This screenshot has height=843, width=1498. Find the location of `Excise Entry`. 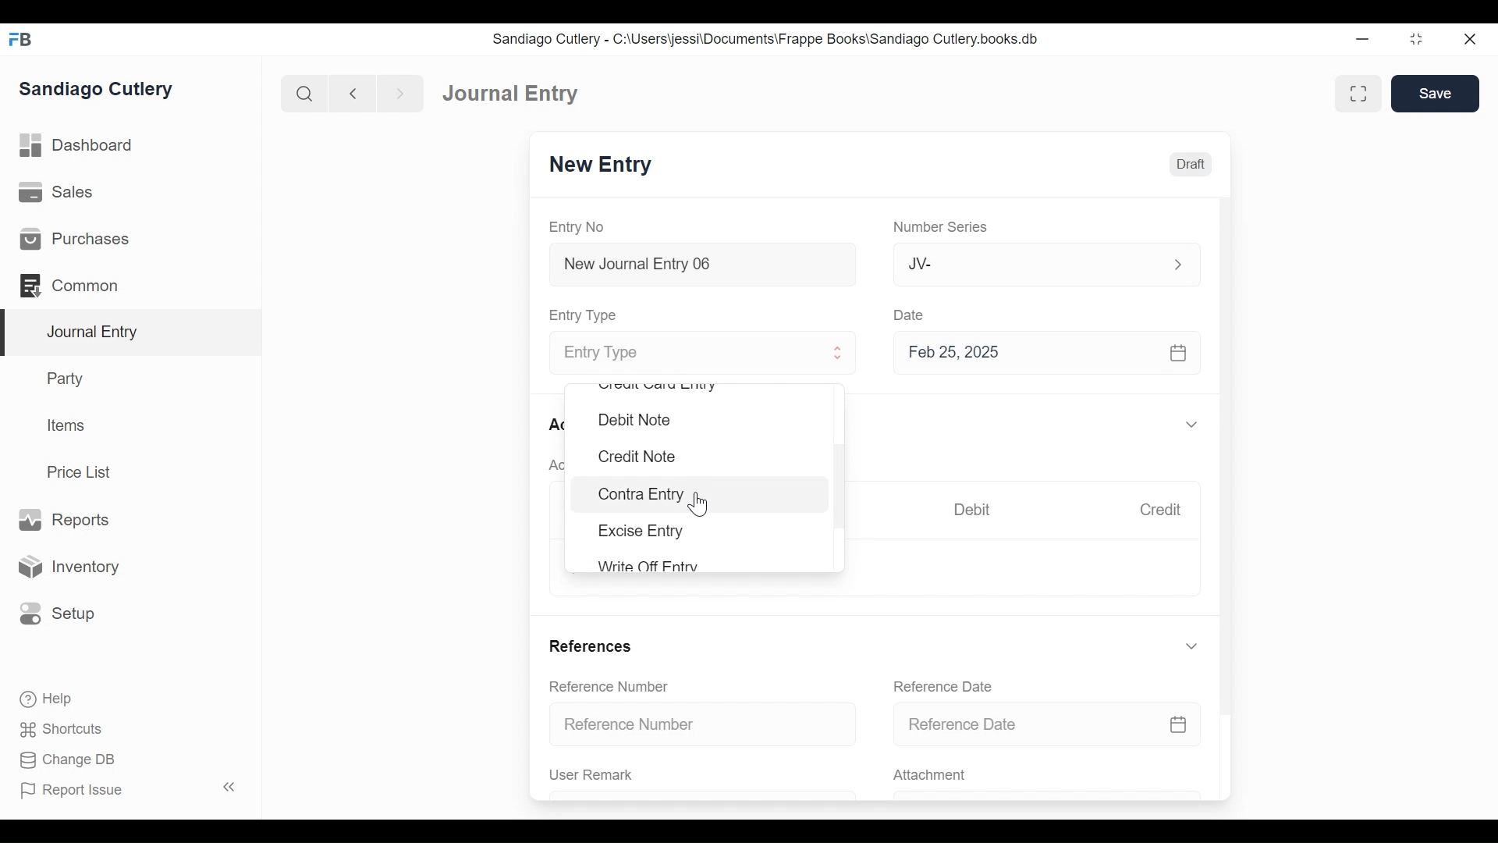

Excise Entry is located at coordinates (641, 531).